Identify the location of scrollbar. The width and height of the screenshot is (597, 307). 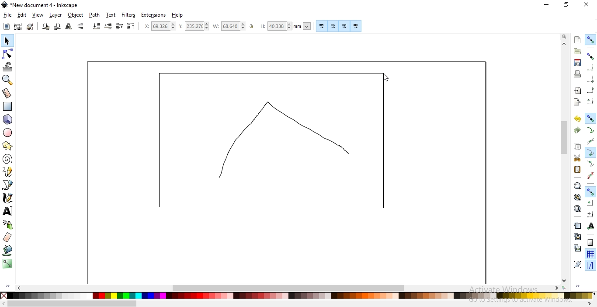
(290, 287).